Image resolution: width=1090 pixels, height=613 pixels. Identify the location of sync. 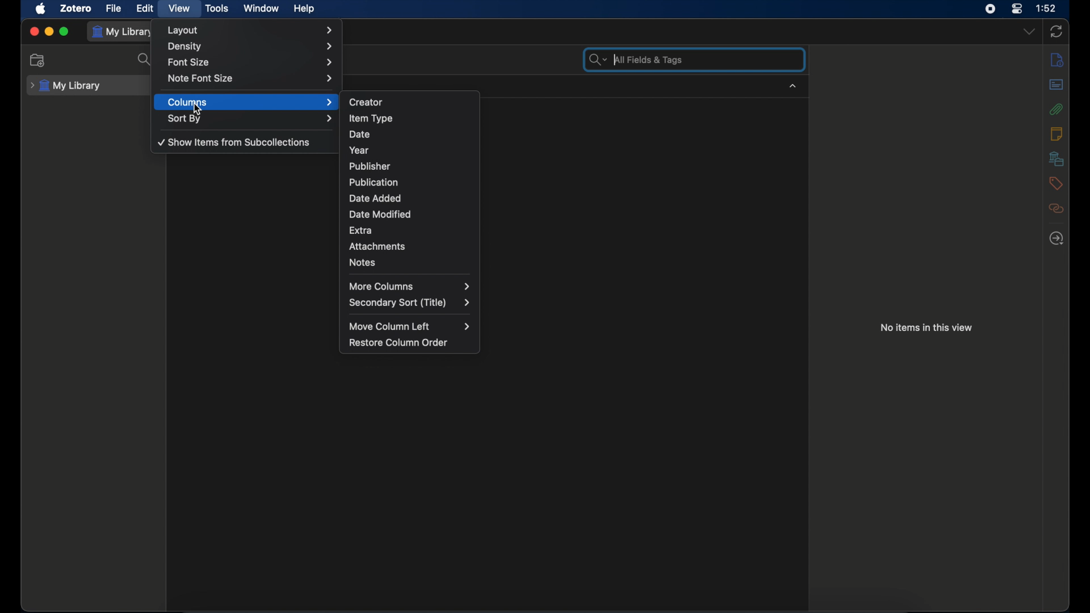
(1057, 32).